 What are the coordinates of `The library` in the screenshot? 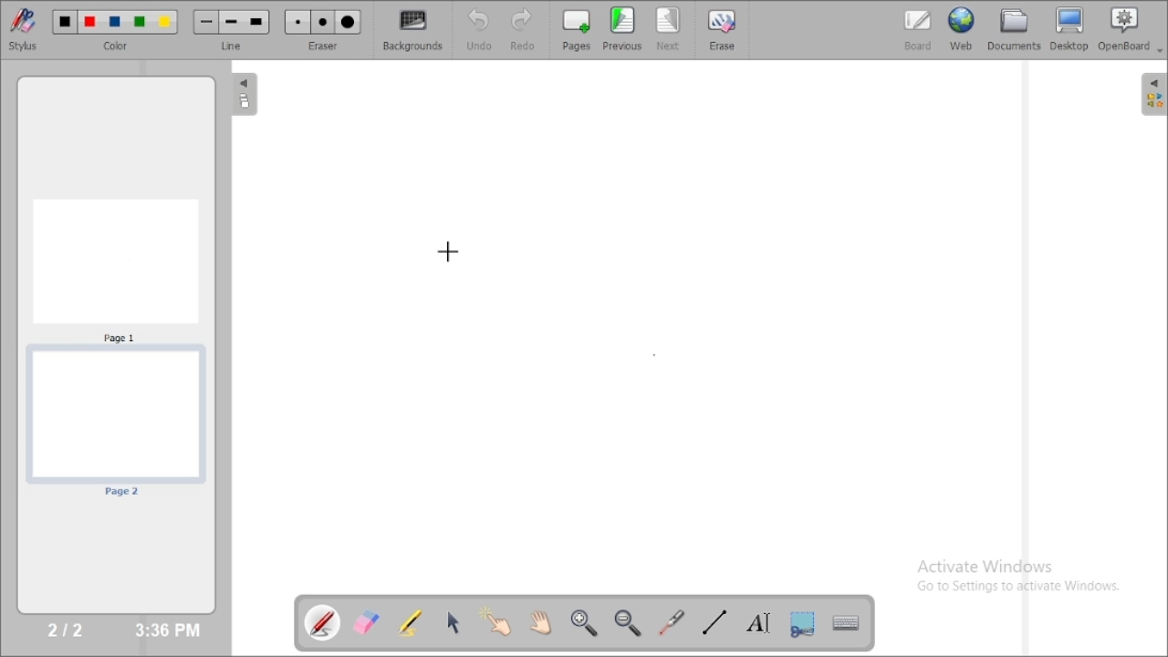 It's located at (1153, 93).